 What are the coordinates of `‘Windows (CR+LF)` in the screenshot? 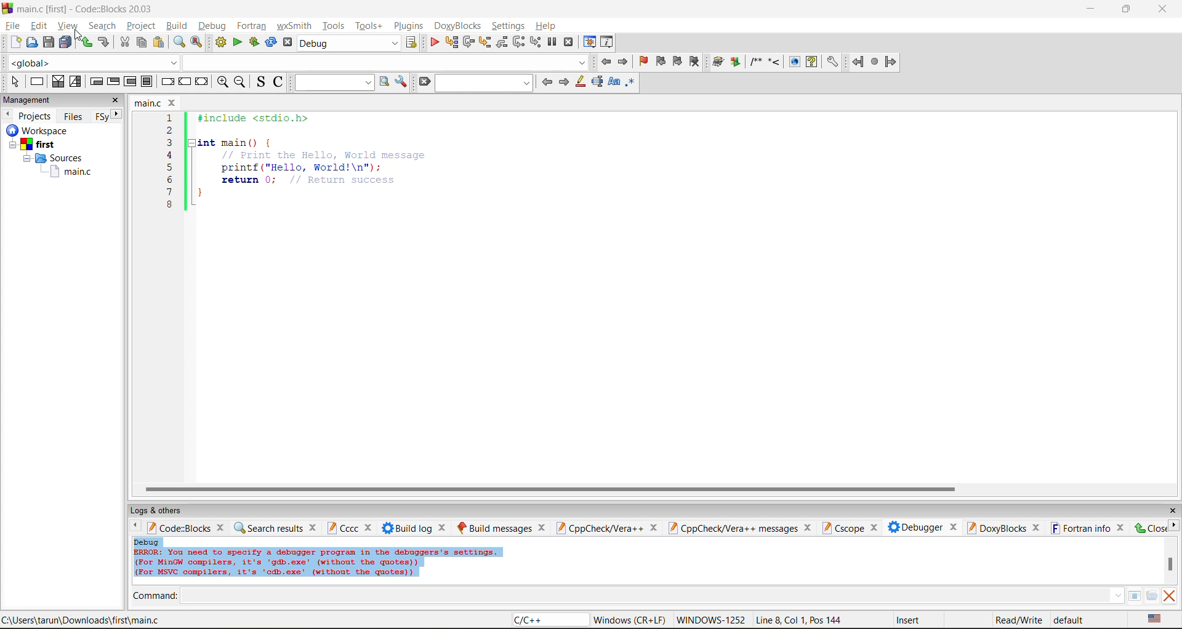 It's located at (628, 620).